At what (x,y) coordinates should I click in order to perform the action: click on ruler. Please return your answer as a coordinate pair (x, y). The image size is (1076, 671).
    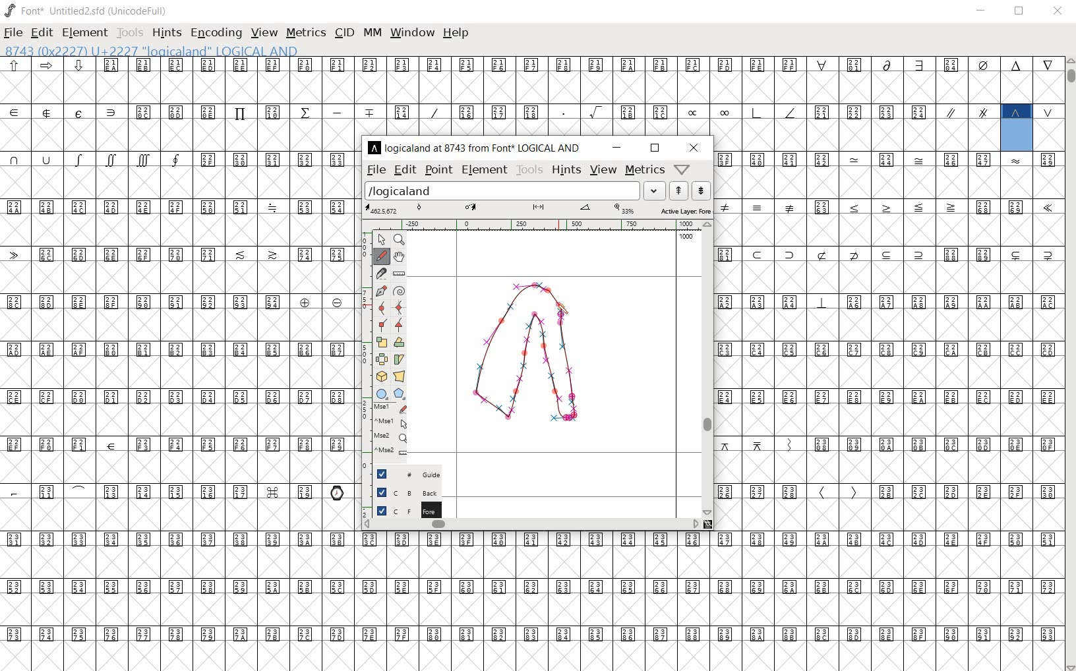
    Looking at the image, I should click on (535, 225).